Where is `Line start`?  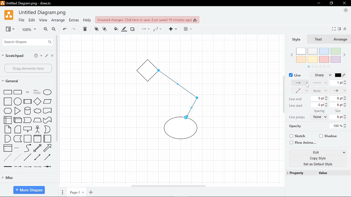 Line start is located at coordinates (319, 91).